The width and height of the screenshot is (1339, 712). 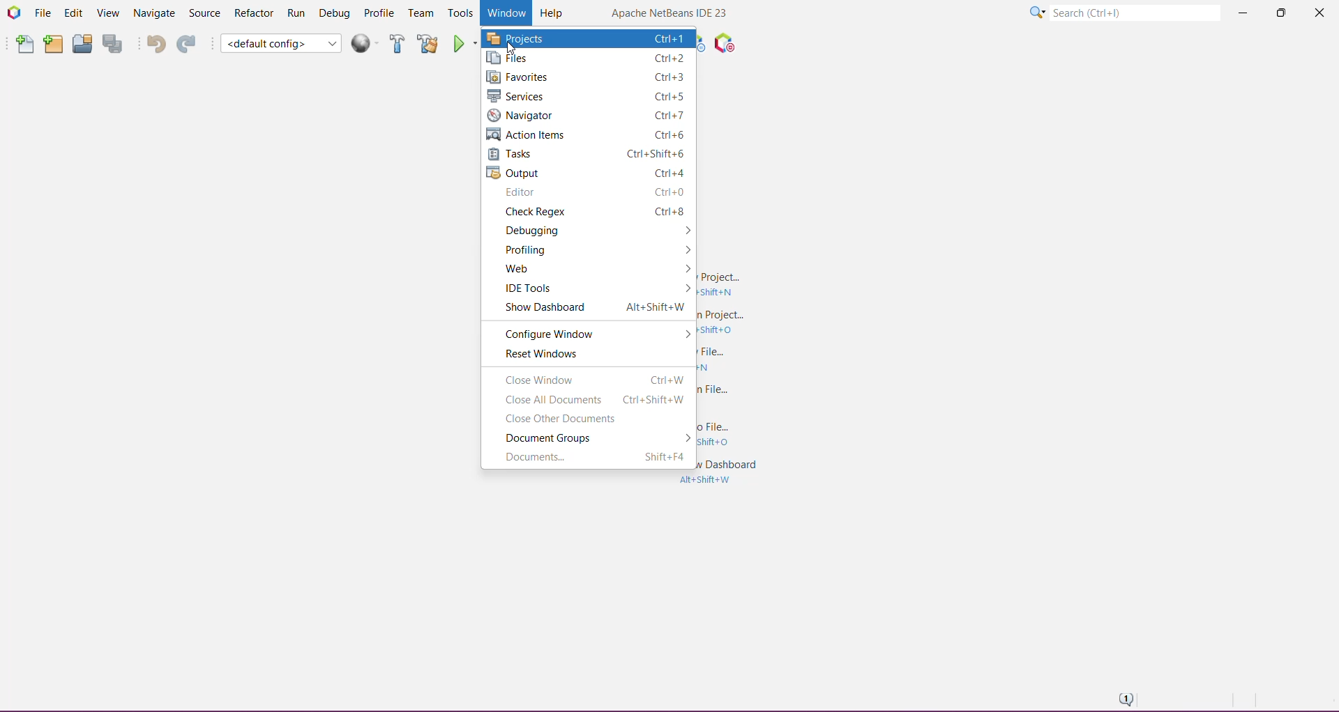 What do you see at coordinates (591, 400) in the screenshot?
I see `Close All Documents` at bounding box center [591, 400].